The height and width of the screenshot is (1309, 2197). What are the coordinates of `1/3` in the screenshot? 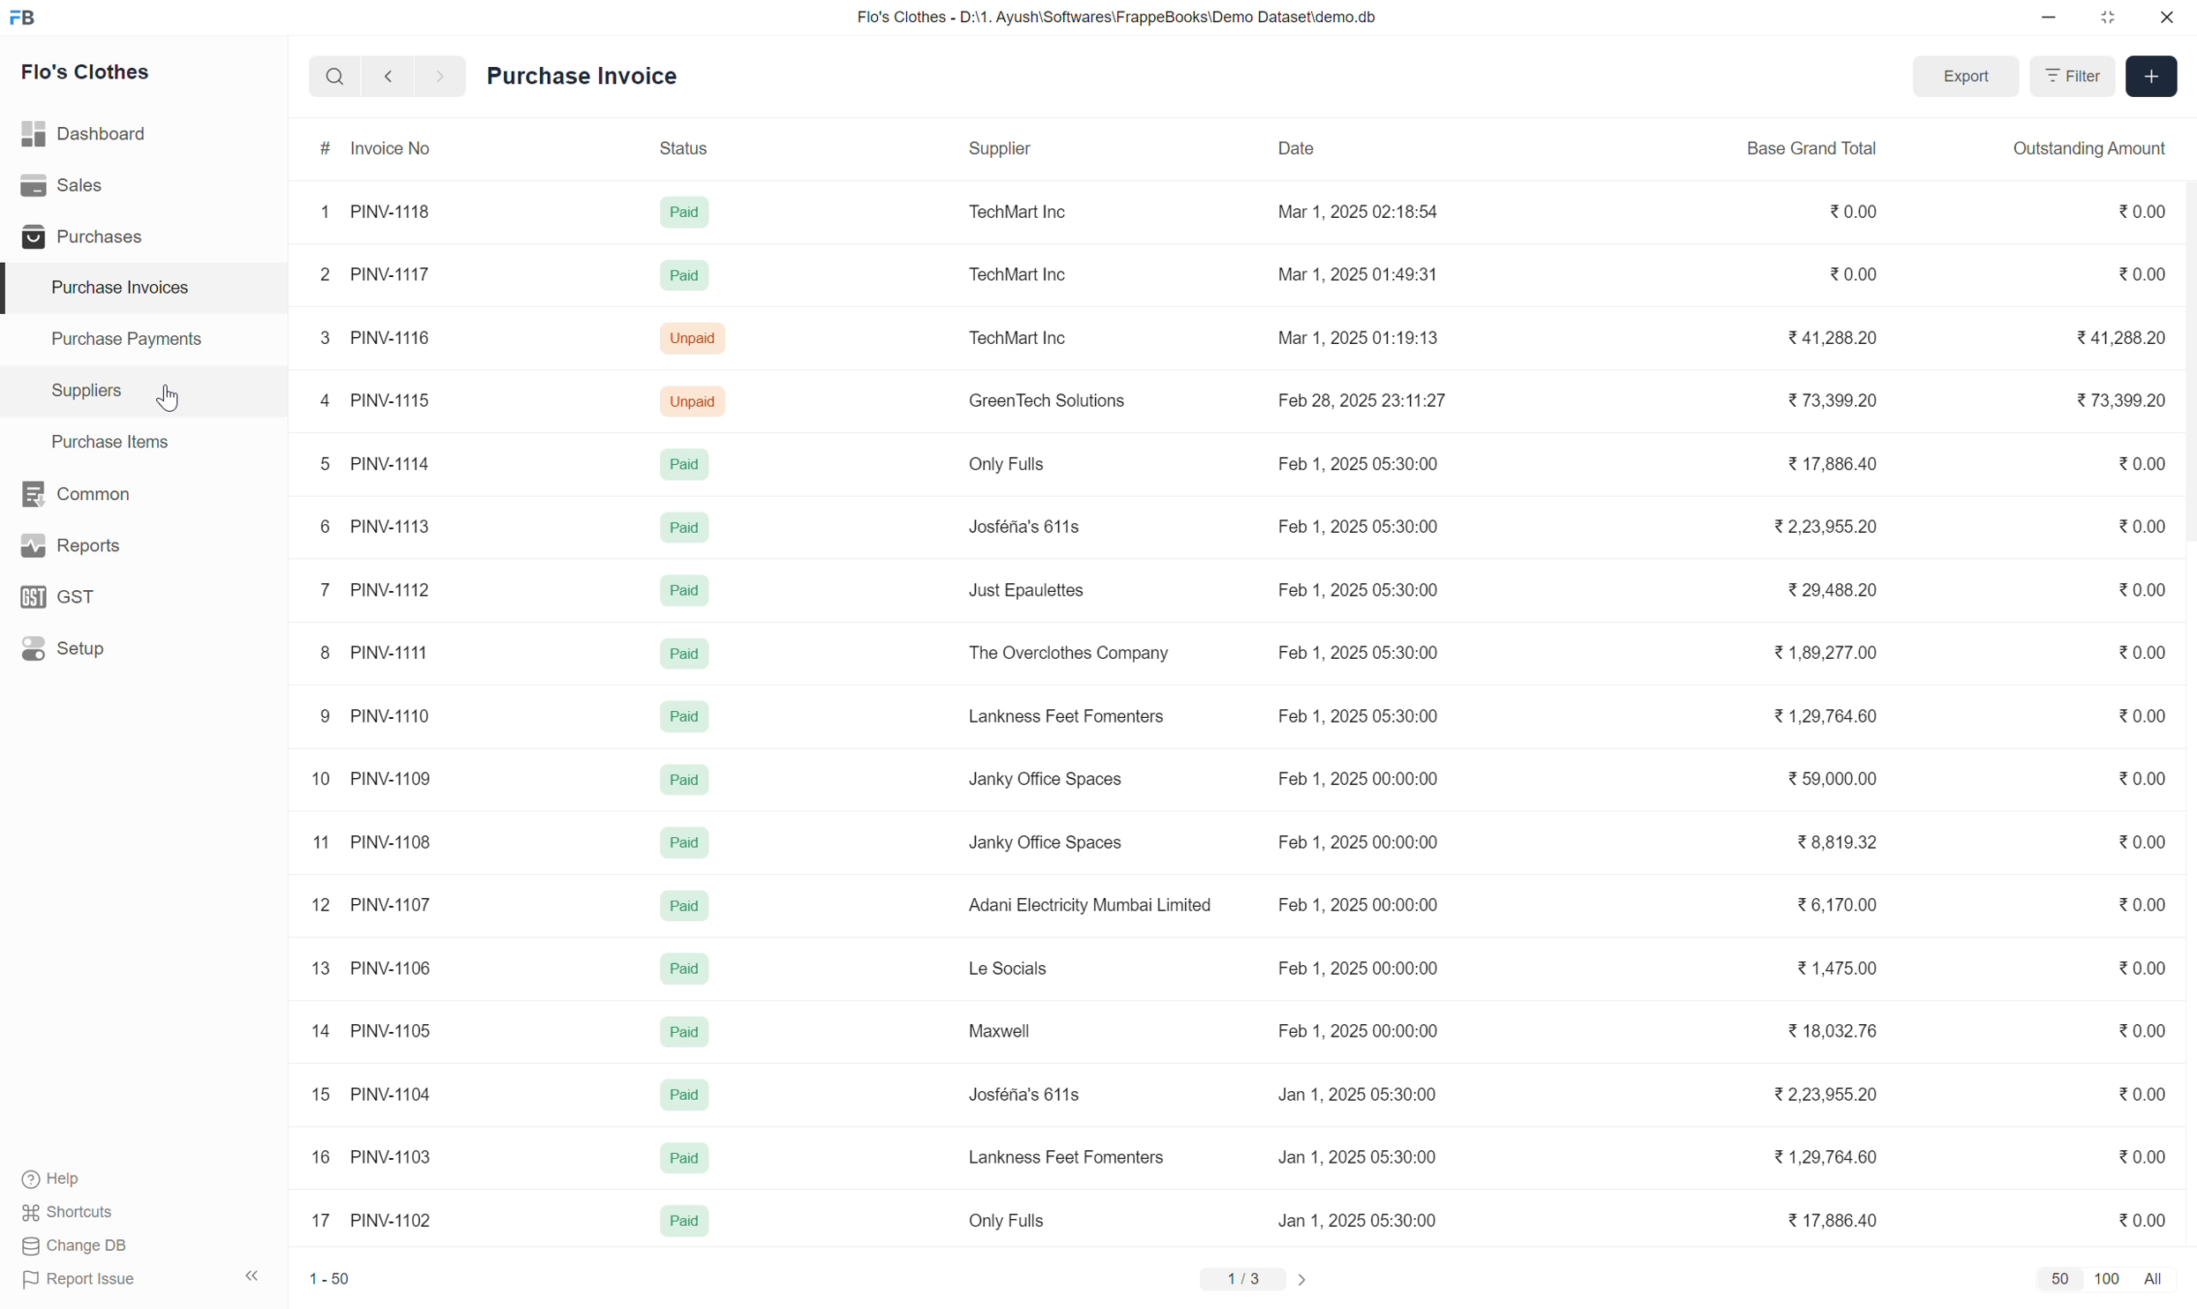 It's located at (1236, 1280).